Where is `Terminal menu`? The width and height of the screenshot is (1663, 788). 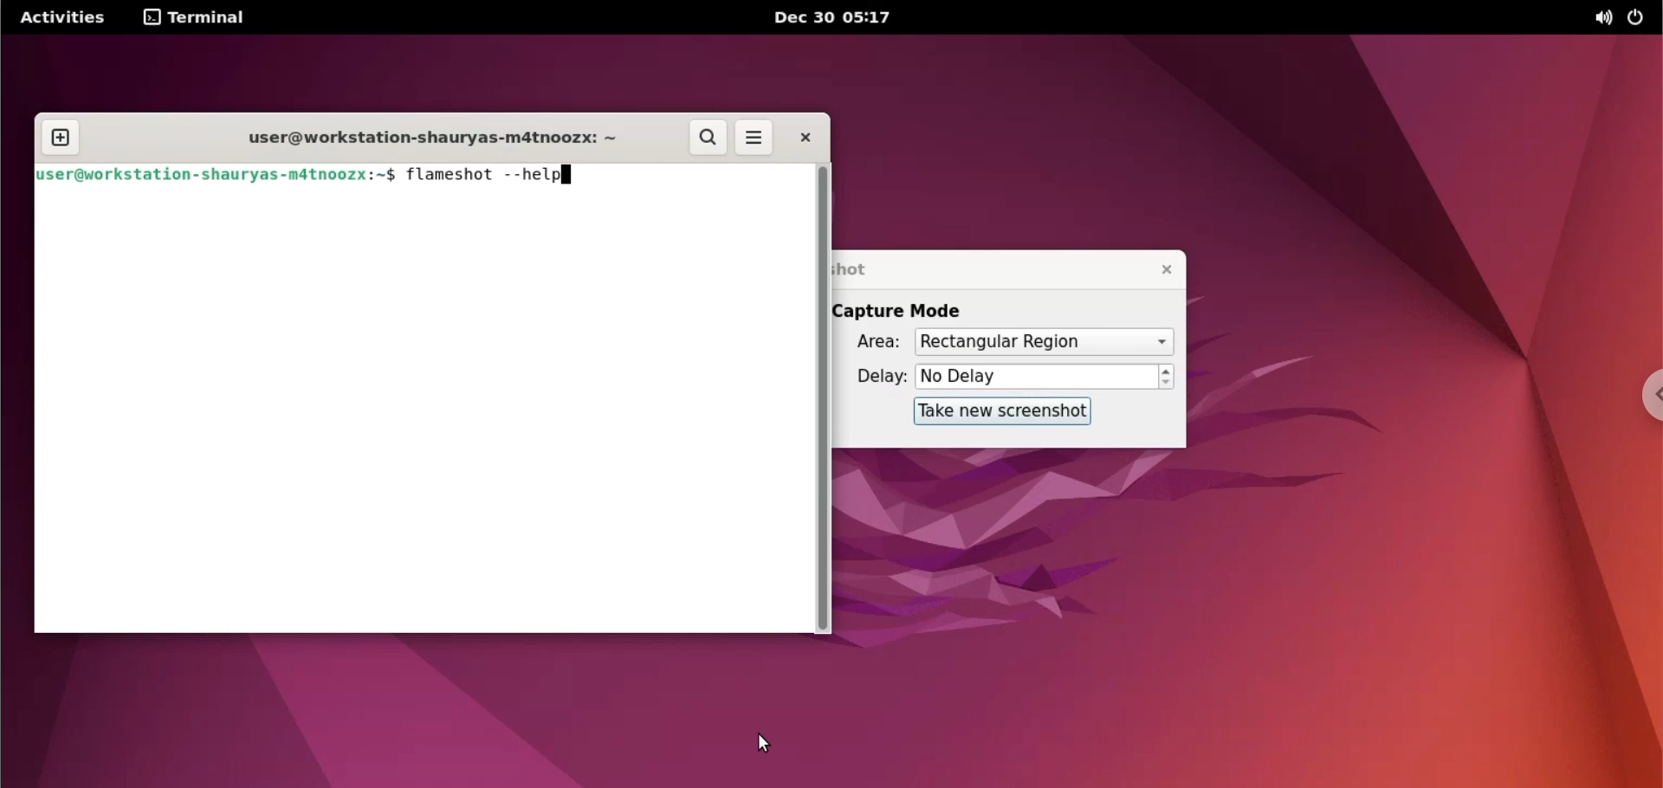 Terminal menu is located at coordinates (201, 17).